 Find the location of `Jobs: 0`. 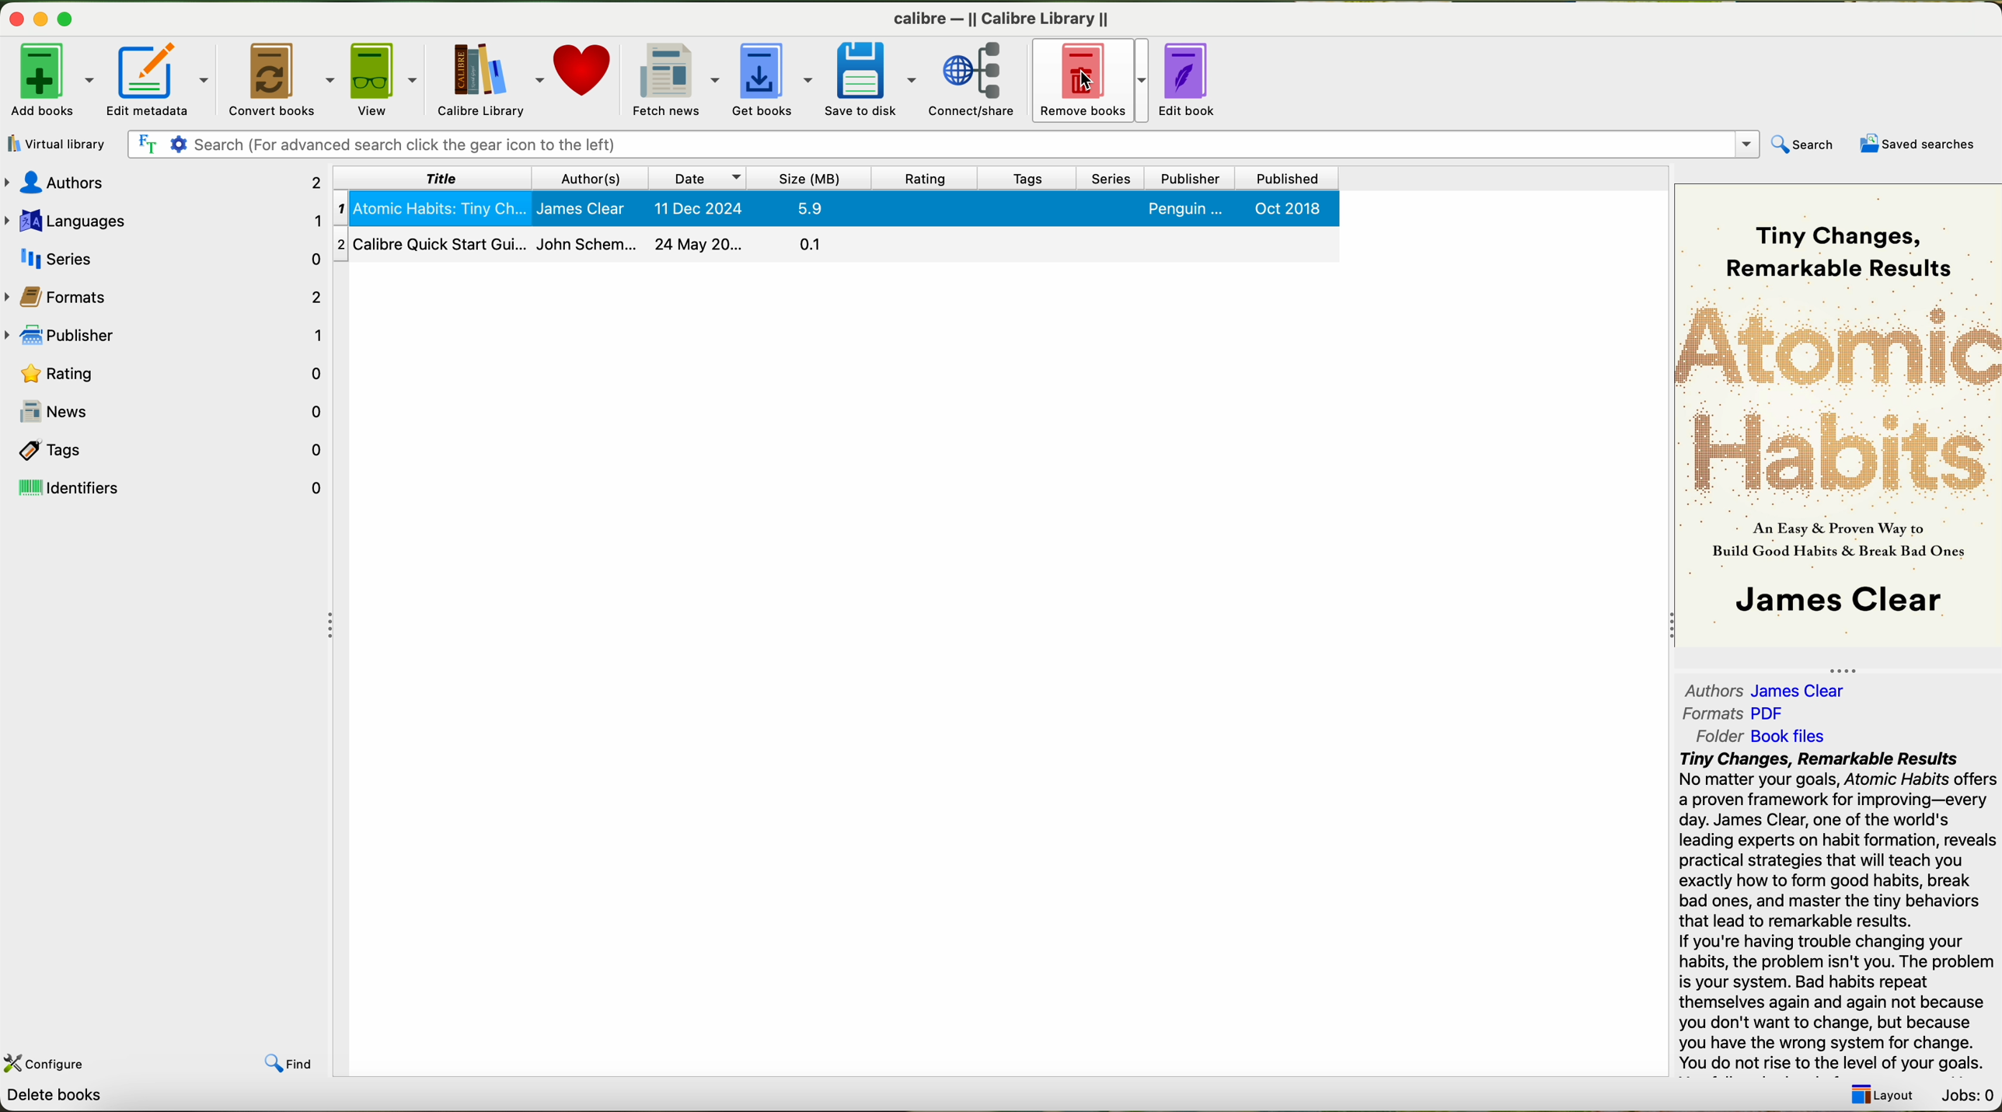

Jobs: 0 is located at coordinates (1971, 1096).